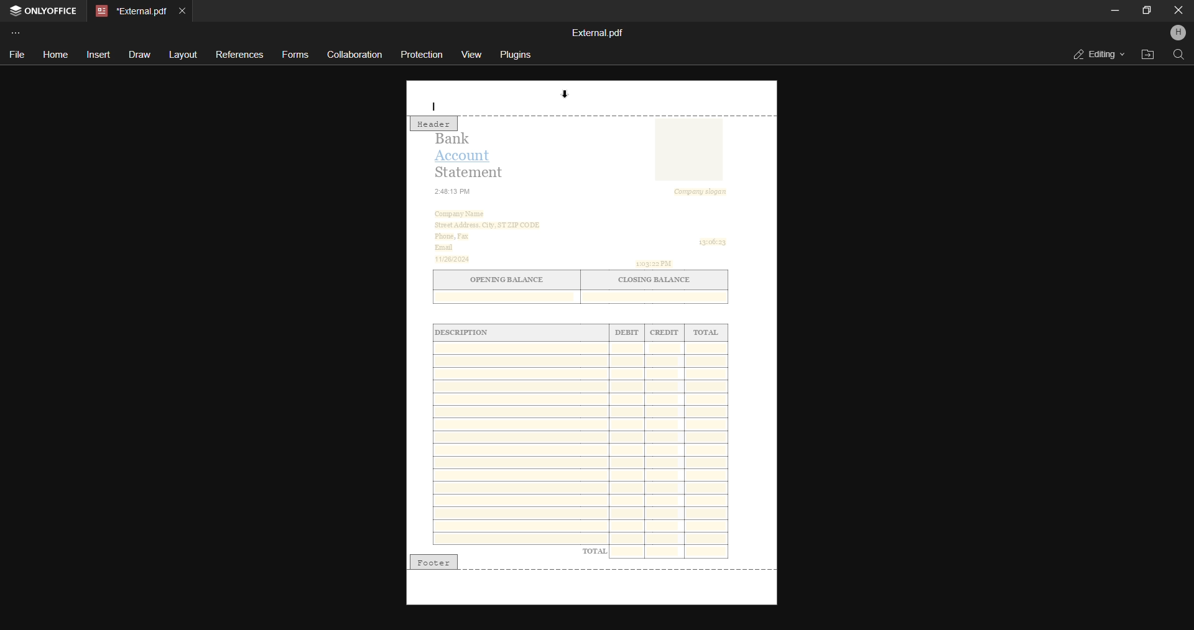  I want to click on customize toolbar, so click(17, 32).